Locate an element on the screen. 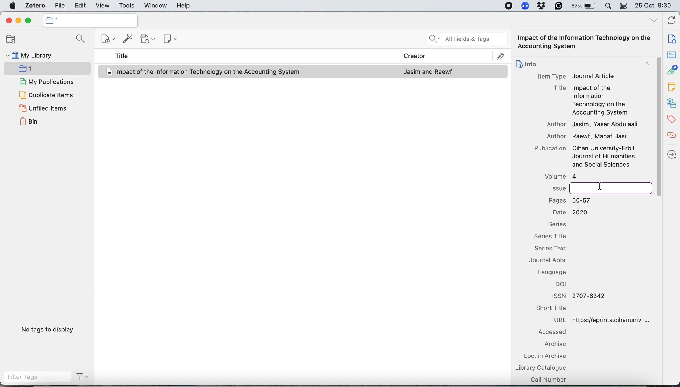 This screenshot has width=680, height=387. Cihan University-Erbil Journal of Humanities and Social Sciences is located at coordinates (604, 157).